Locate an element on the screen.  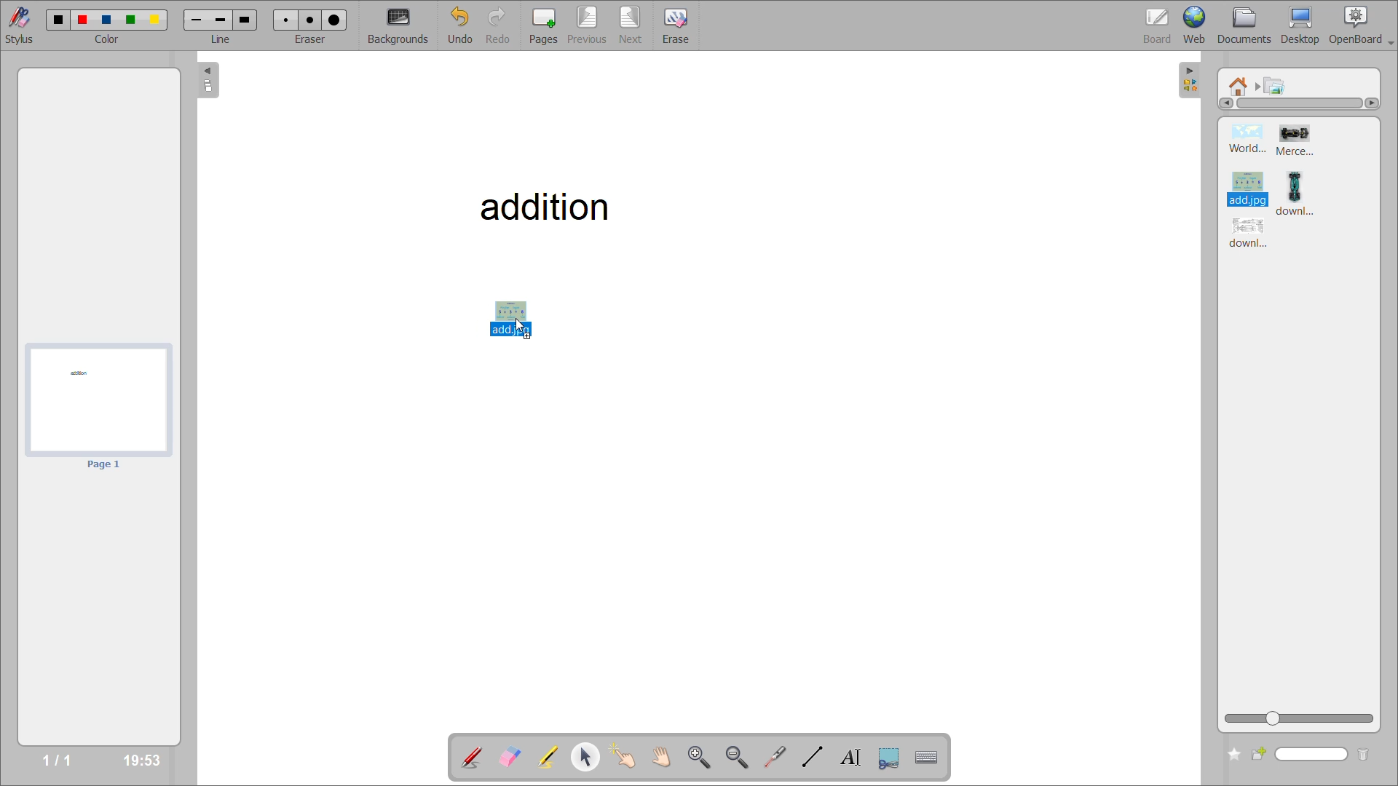
addition - title is located at coordinates (541, 205).